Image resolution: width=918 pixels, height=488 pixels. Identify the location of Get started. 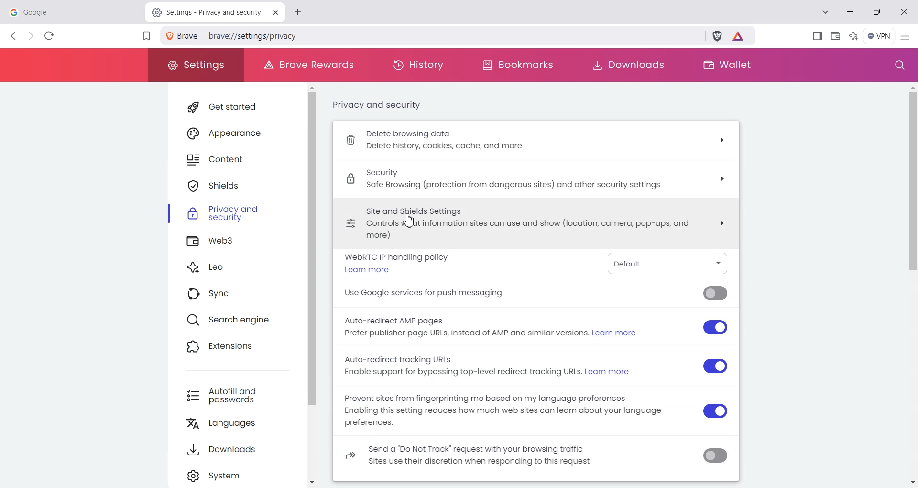
(235, 107).